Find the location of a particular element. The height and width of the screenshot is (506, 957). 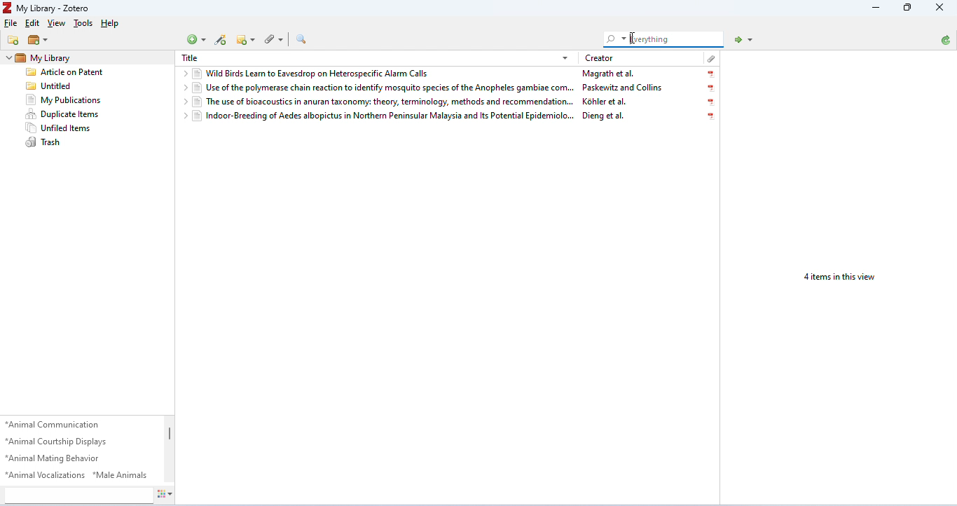

Wild Birds Learn to Eavesdrop on Heterospecific Alarm Calls Magrath et al. is located at coordinates (449, 74).